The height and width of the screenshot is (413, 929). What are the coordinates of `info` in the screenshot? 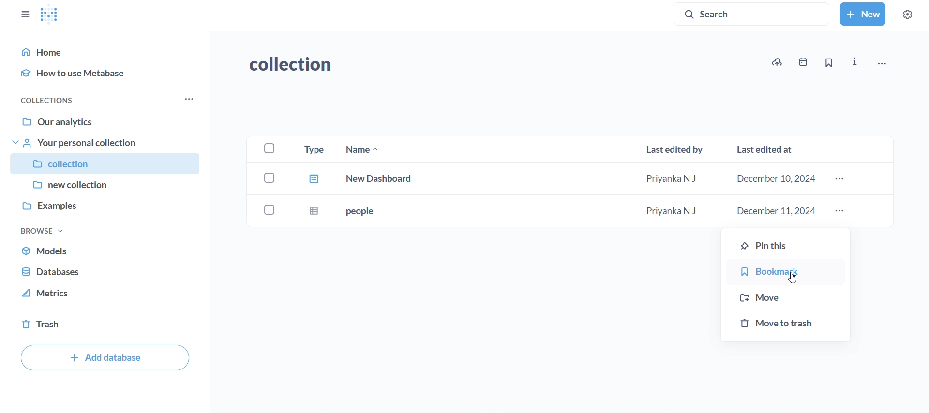 It's located at (854, 63).